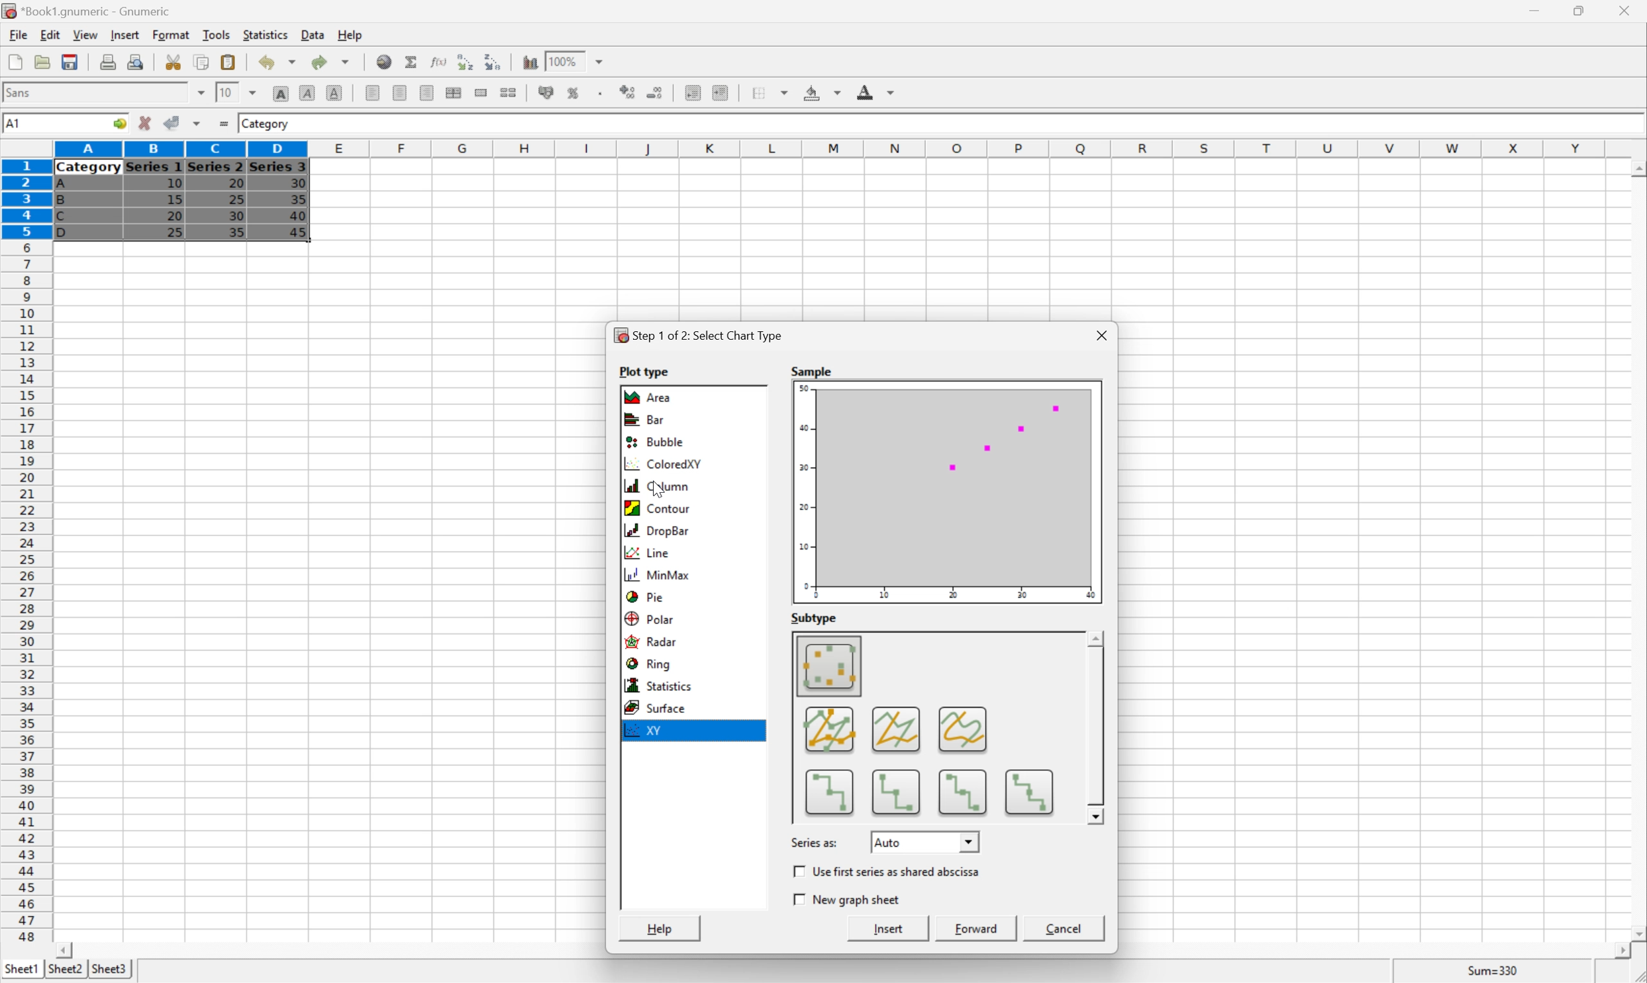  What do you see at coordinates (629, 92) in the screenshot?
I see `Increase the number of decimals displayed` at bounding box center [629, 92].